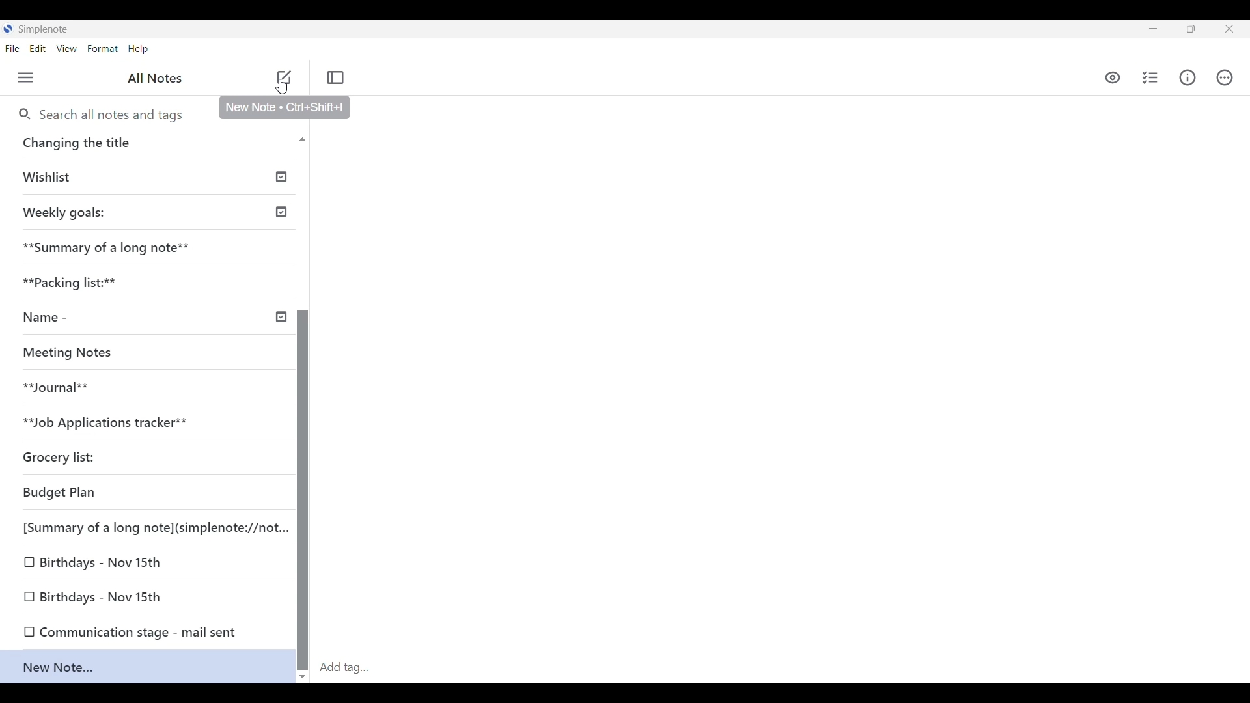 The image size is (1250, 703). Describe the element at coordinates (1226, 77) in the screenshot. I see `Actions` at that location.